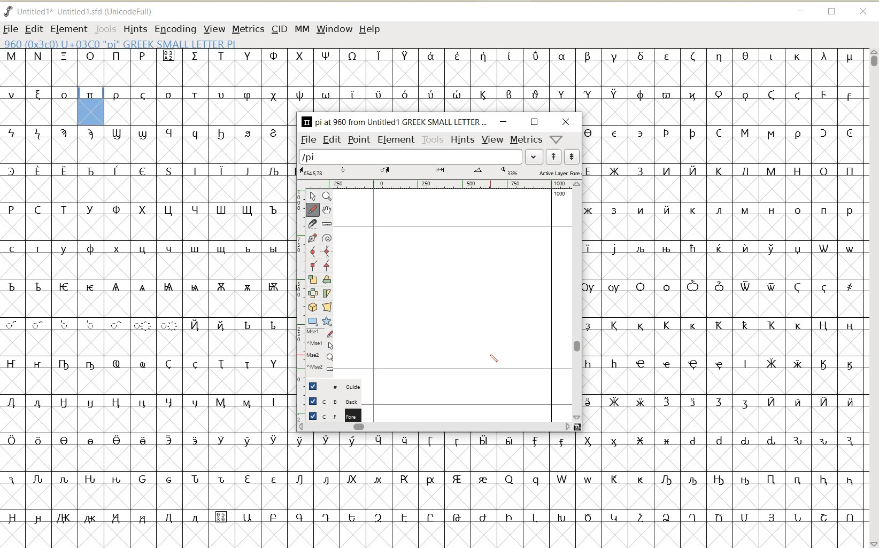 Image resolution: width=879 pixels, height=548 pixels. I want to click on load word list, so click(421, 156).